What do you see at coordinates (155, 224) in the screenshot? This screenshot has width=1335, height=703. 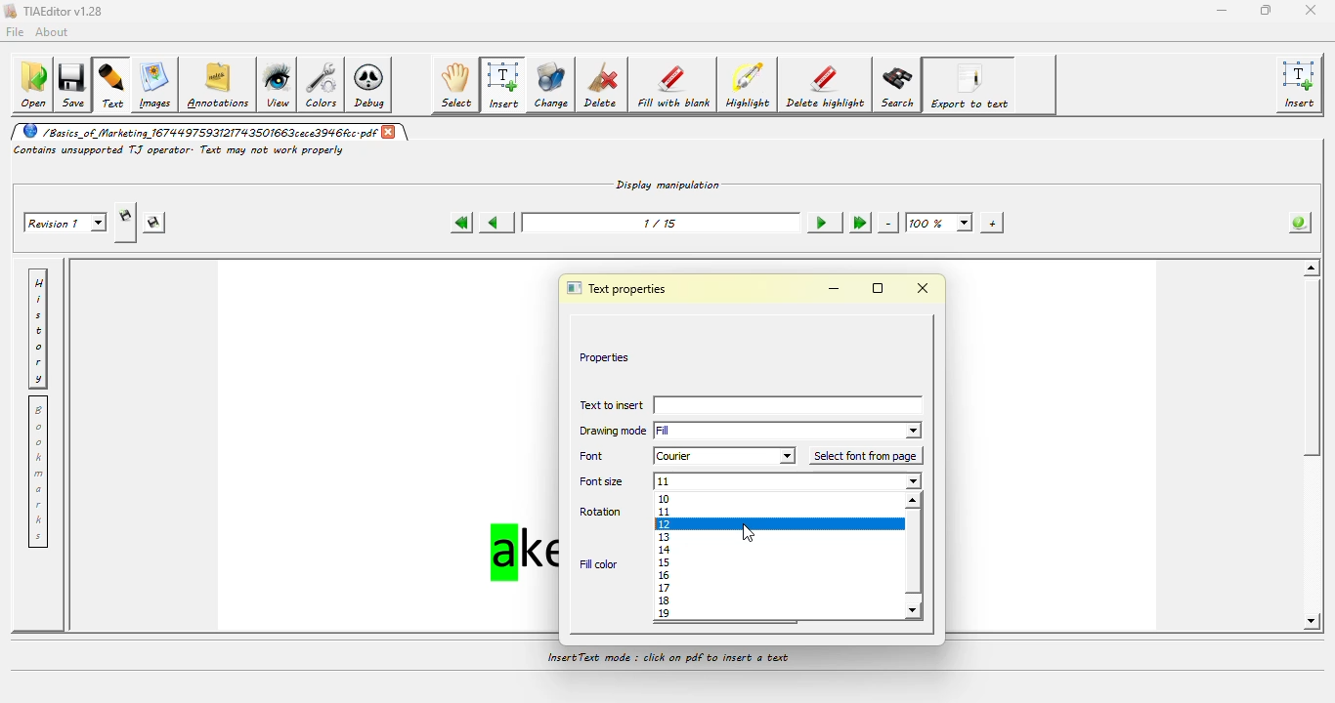 I see `saves this revision` at bounding box center [155, 224].